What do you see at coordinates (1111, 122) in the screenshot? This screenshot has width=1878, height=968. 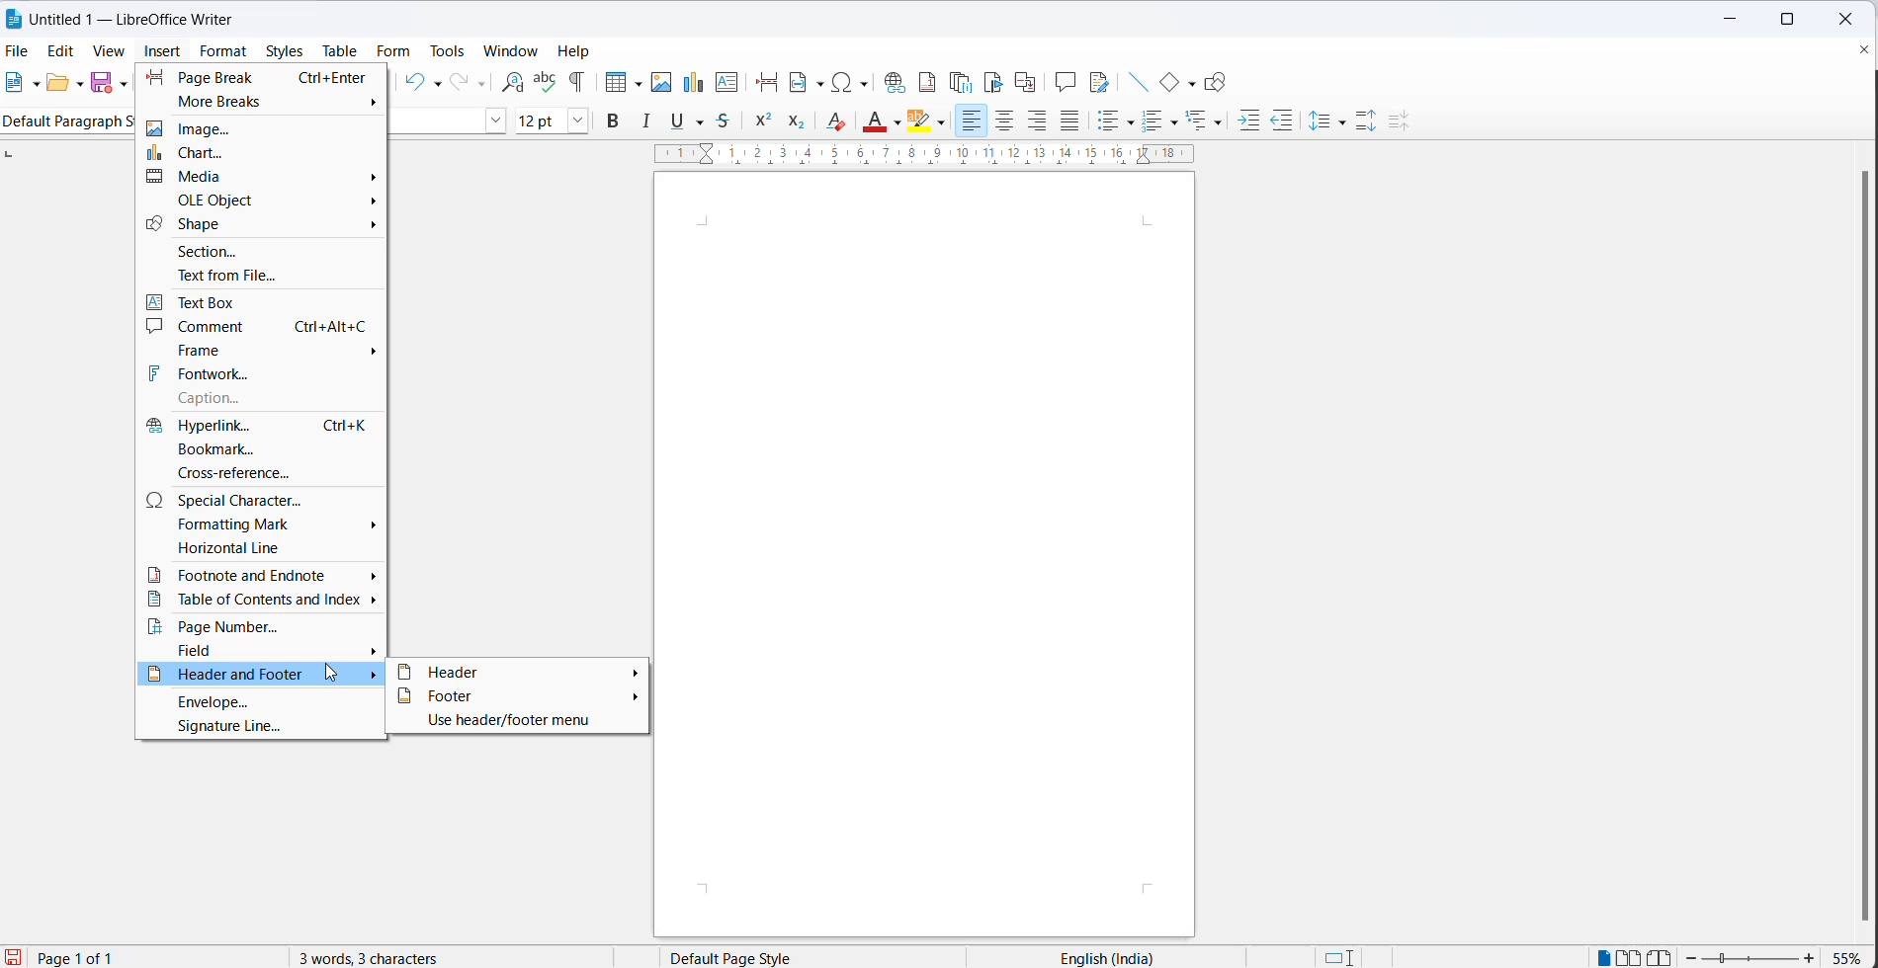 I see `toggle ordered list ` at bounding box center [1111, 122].